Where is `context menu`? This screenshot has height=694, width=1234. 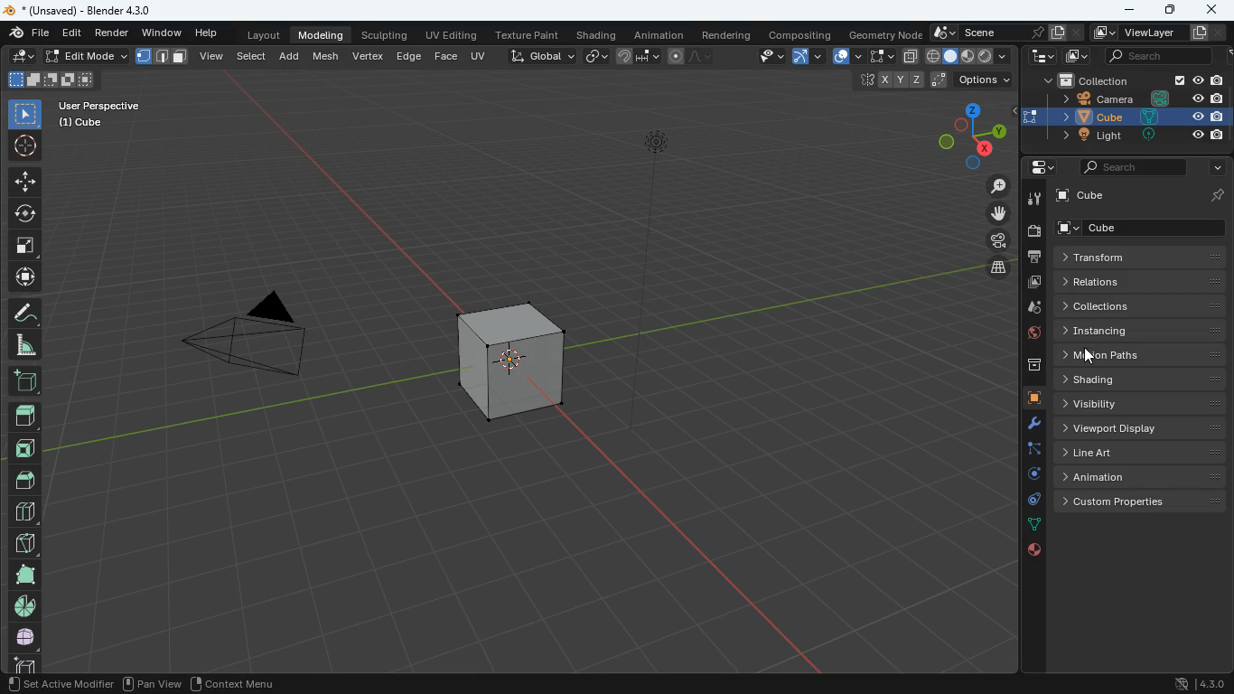
context menu is located at coordinates (234, 683).